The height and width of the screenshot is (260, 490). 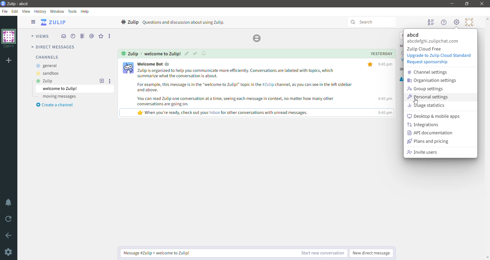 What do you see at coordinates (184, 22) in the screenshot?
I see `Questions and discussion about using Zulip` at bounding box center [184, 22].